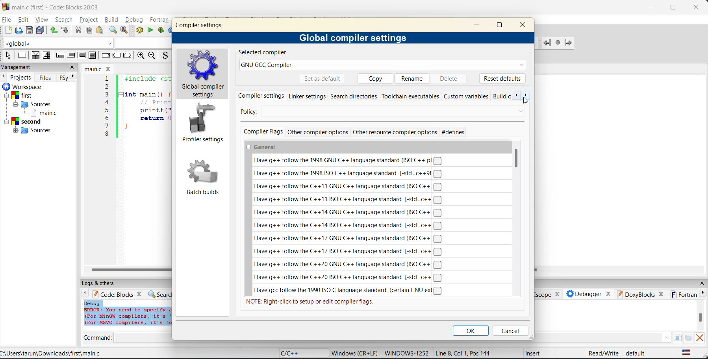 This screenshot has width=708, height=359. Describe the element at coordinates (406, 353) in the screenshot. I see `'WINDOWS-1252` at that location.